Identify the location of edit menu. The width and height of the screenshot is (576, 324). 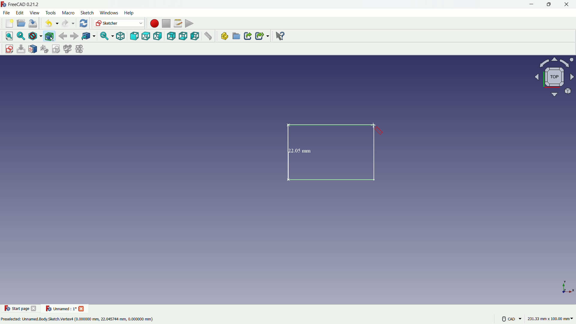
(20, 13).